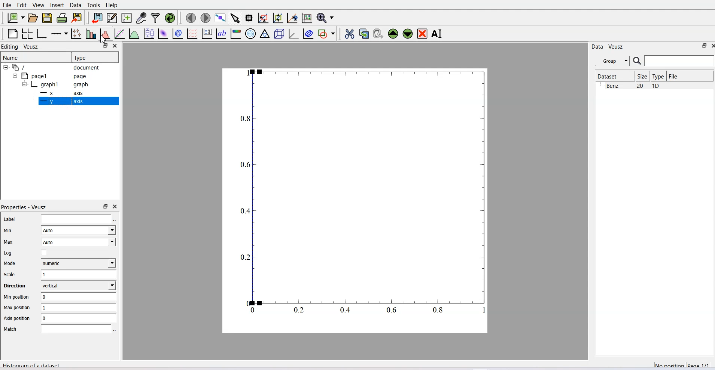  Describe the element at coordinates (612, 60) in the screenshot. I see `Group` at that location.